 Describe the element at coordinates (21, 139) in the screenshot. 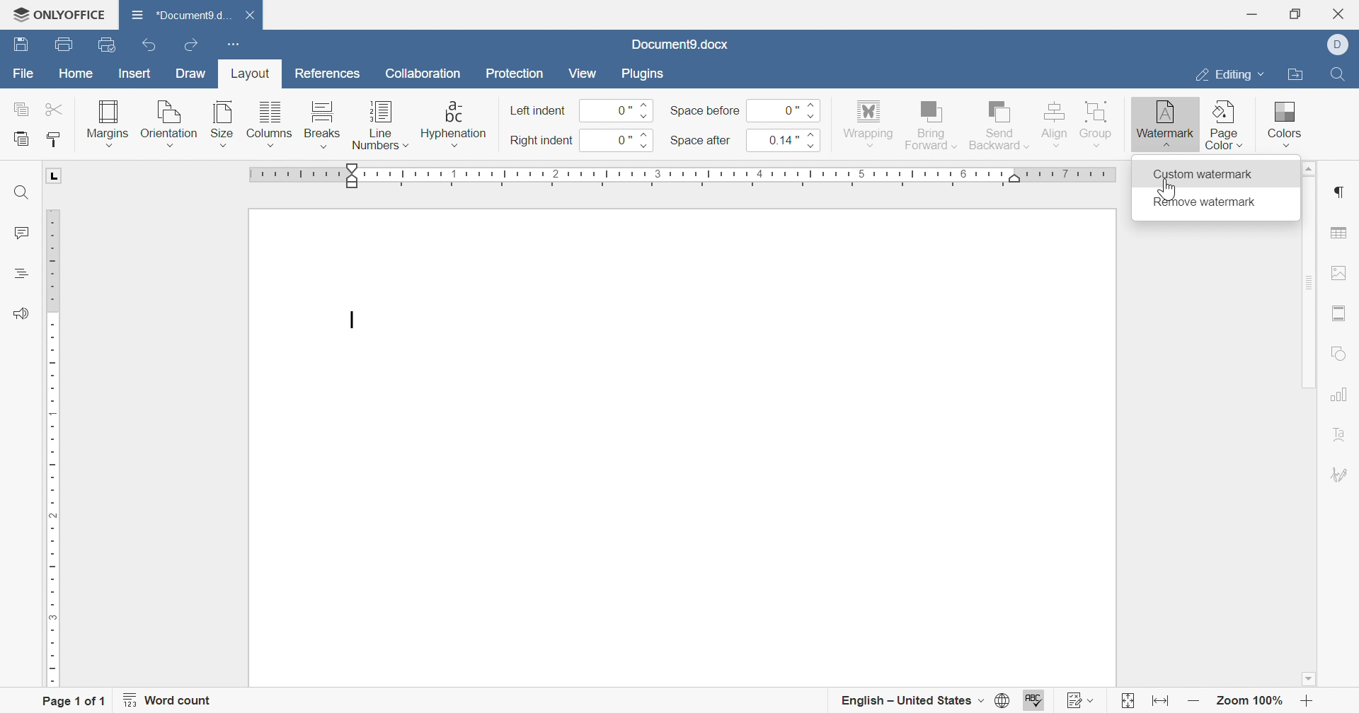

I see `paste` at that location.